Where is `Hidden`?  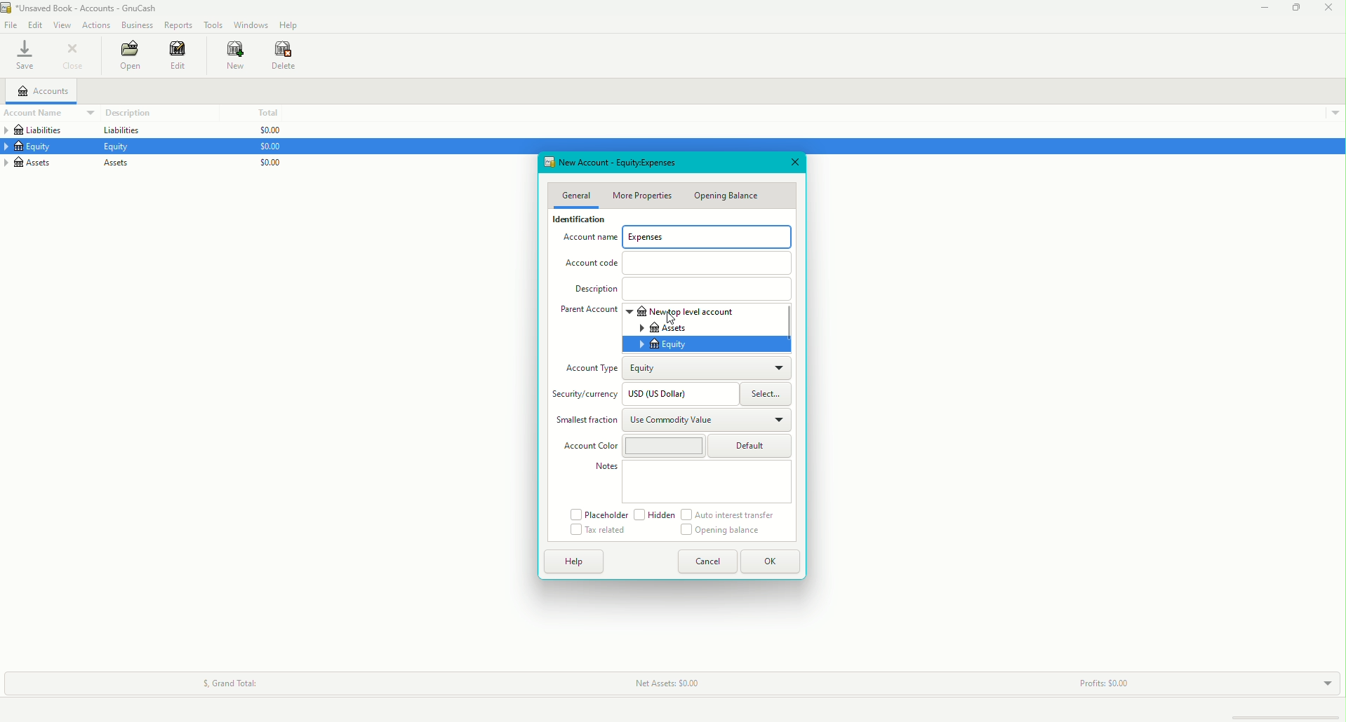 Hidden is located at coordinates (655, 515).